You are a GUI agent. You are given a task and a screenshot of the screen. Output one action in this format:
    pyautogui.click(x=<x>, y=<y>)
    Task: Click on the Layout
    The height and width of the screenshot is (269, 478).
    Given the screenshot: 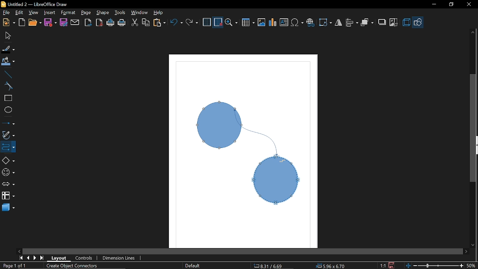 What is the action you would take?
    pyautogui.click(x=60, y=258)
    